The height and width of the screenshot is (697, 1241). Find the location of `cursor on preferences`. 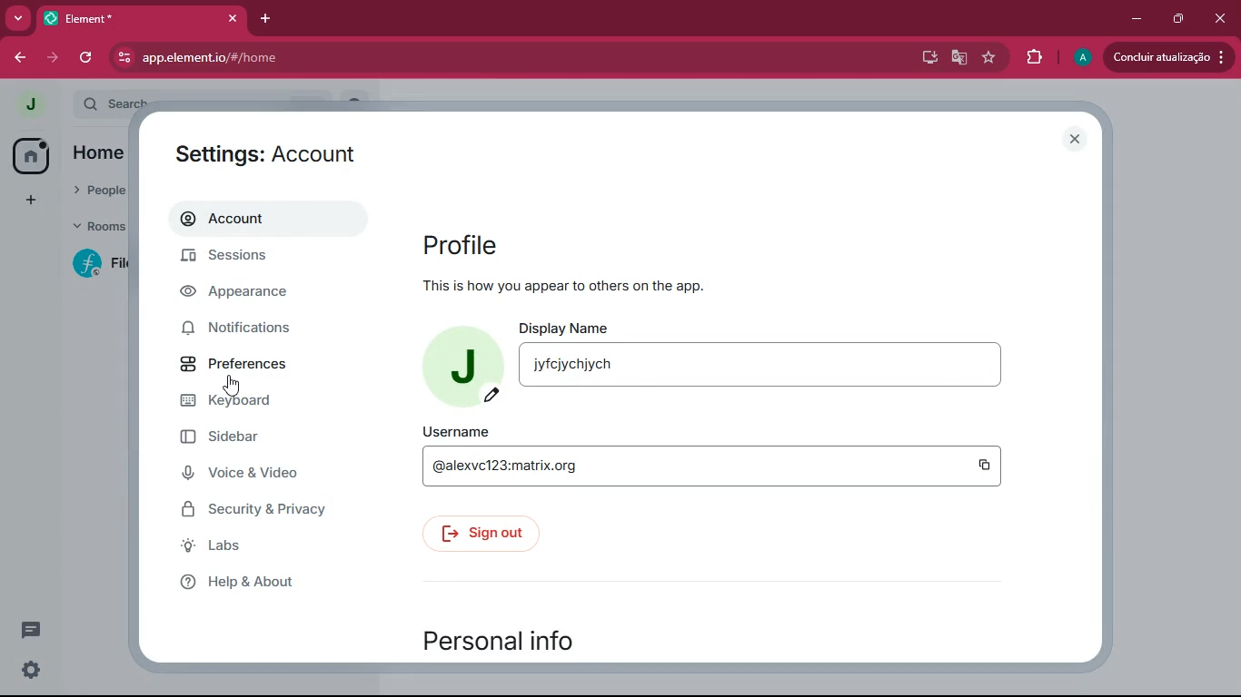

cursor on preferences is located at coordinates (233, 383).